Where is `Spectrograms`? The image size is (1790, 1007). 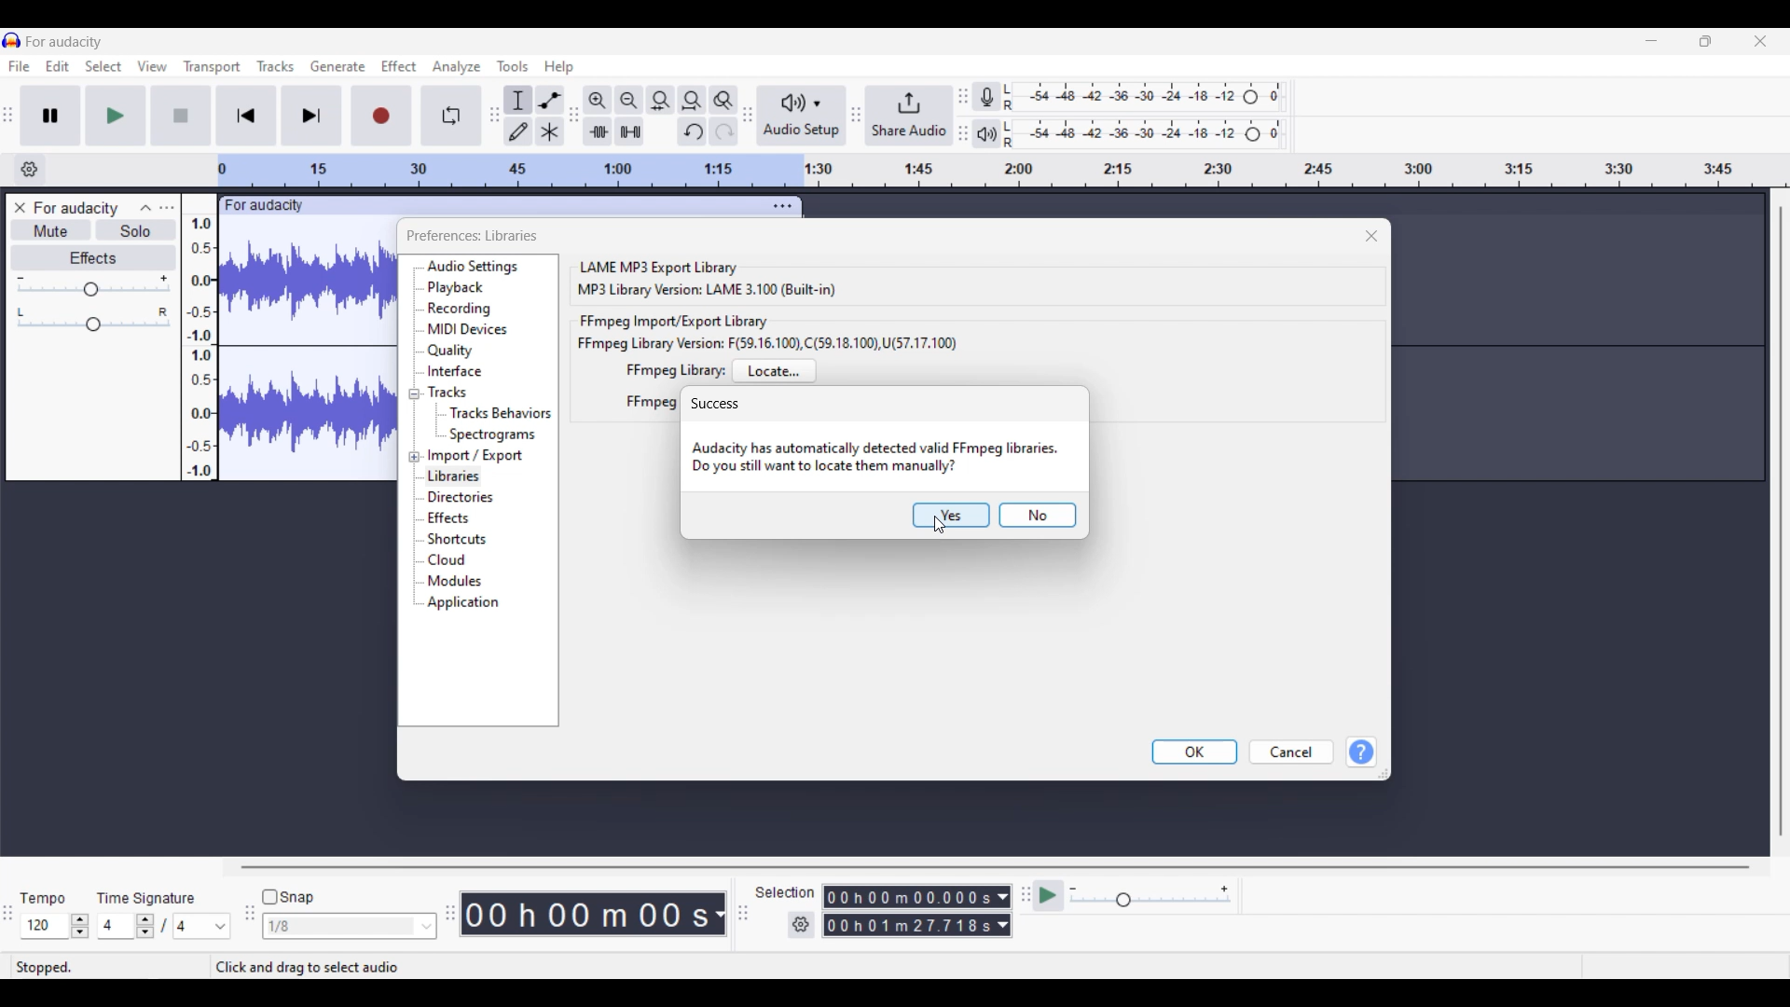 Spectrograms is located at coordinates (496, 435).